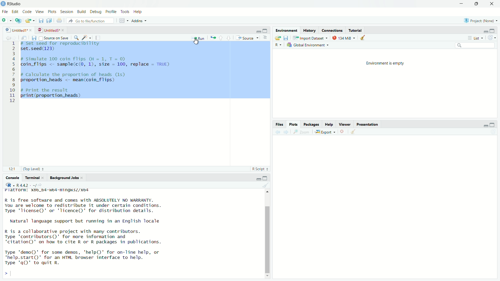 The height and width of the screenshot is (281, 500). What do you see at coordinates (326, 132) in the screenshot?
I see `export` at bounding box center [326, 132].